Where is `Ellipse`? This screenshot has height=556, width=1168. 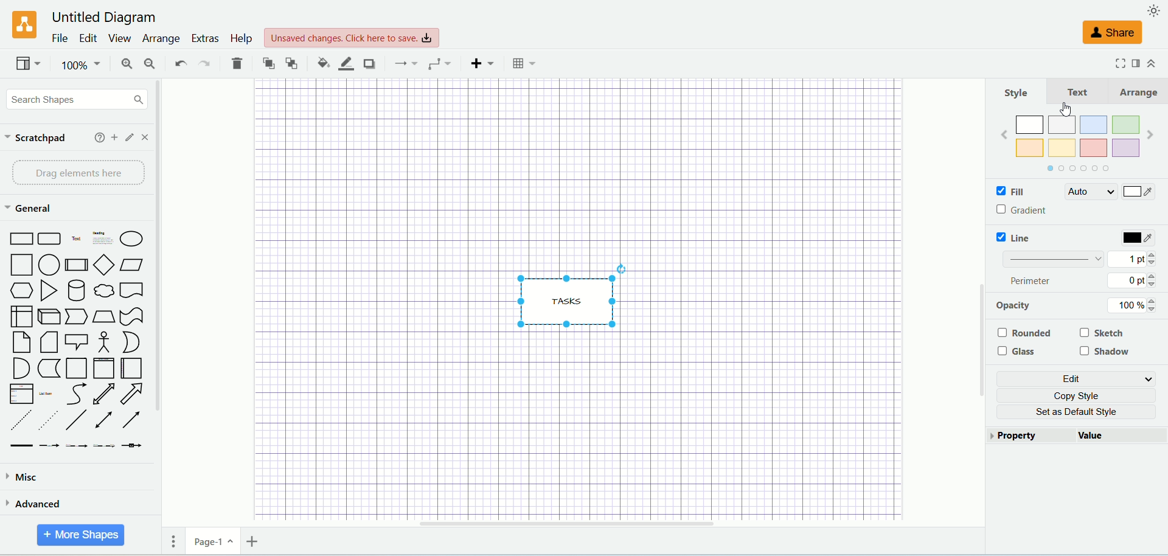 Ellipse is located at coordinates (132, 238).